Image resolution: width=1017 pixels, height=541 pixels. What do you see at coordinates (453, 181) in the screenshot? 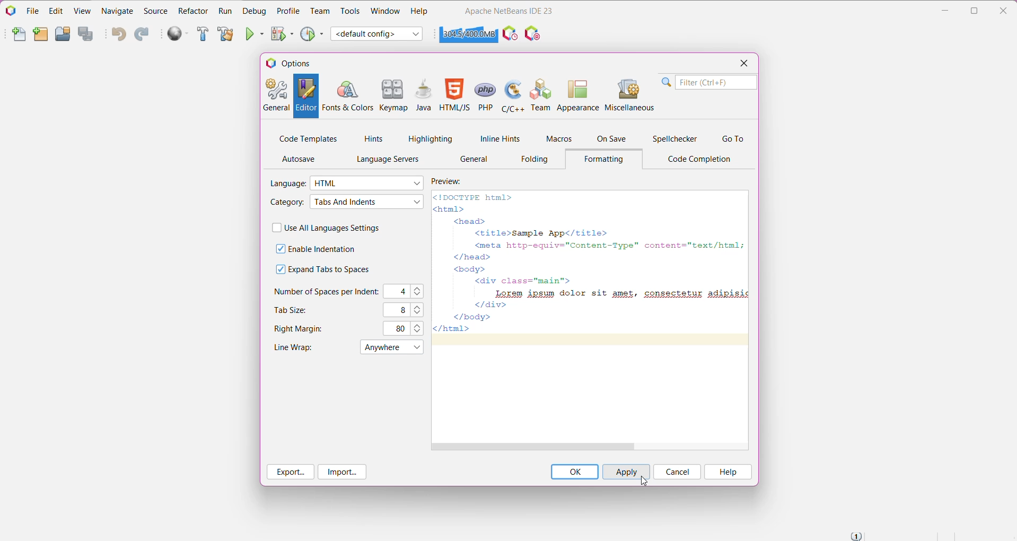
I see `Preview` at bounding box center [453, 181].